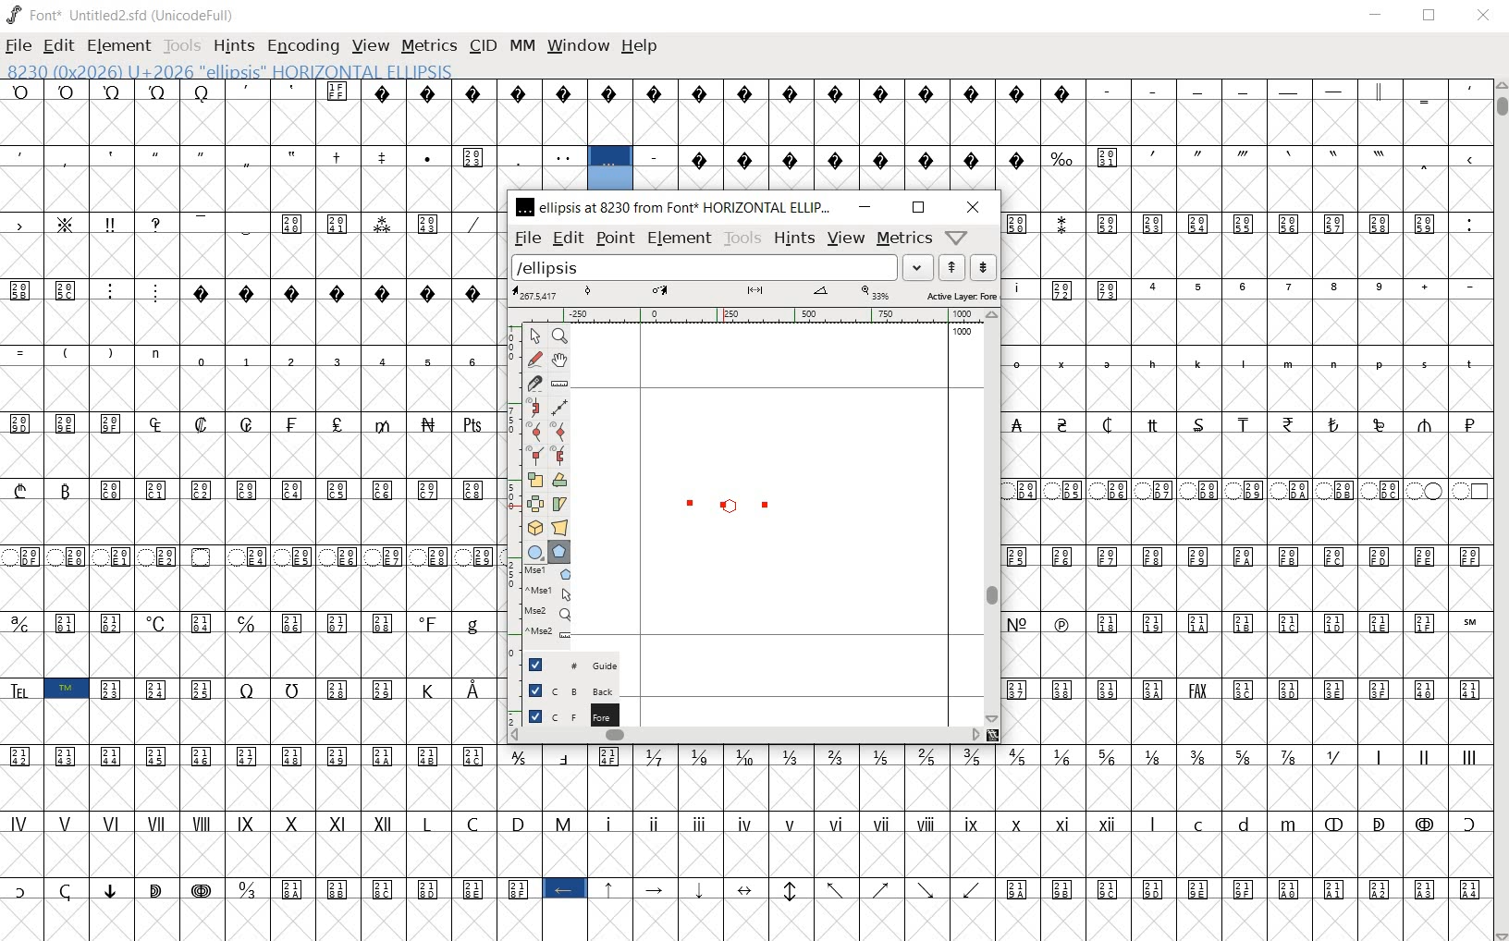 The height and width of the screenshot is (941, 1509). Describe the element at coordinates (793, 238) in the screenshot. I see `hints` at that location.